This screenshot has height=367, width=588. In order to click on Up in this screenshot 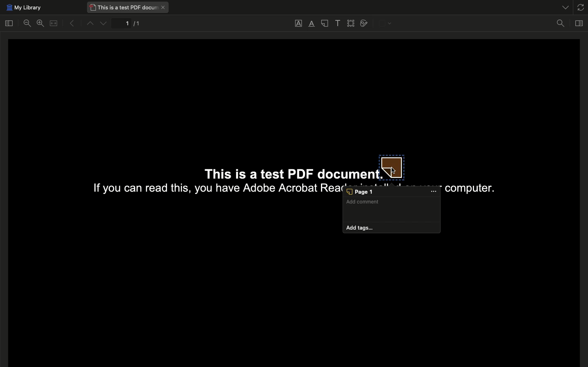, I will do `click(89, 24)`.